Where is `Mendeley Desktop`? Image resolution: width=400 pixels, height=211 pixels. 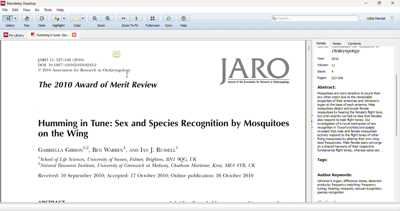 Mendeley Desktop is located at coordinates (24, 4).